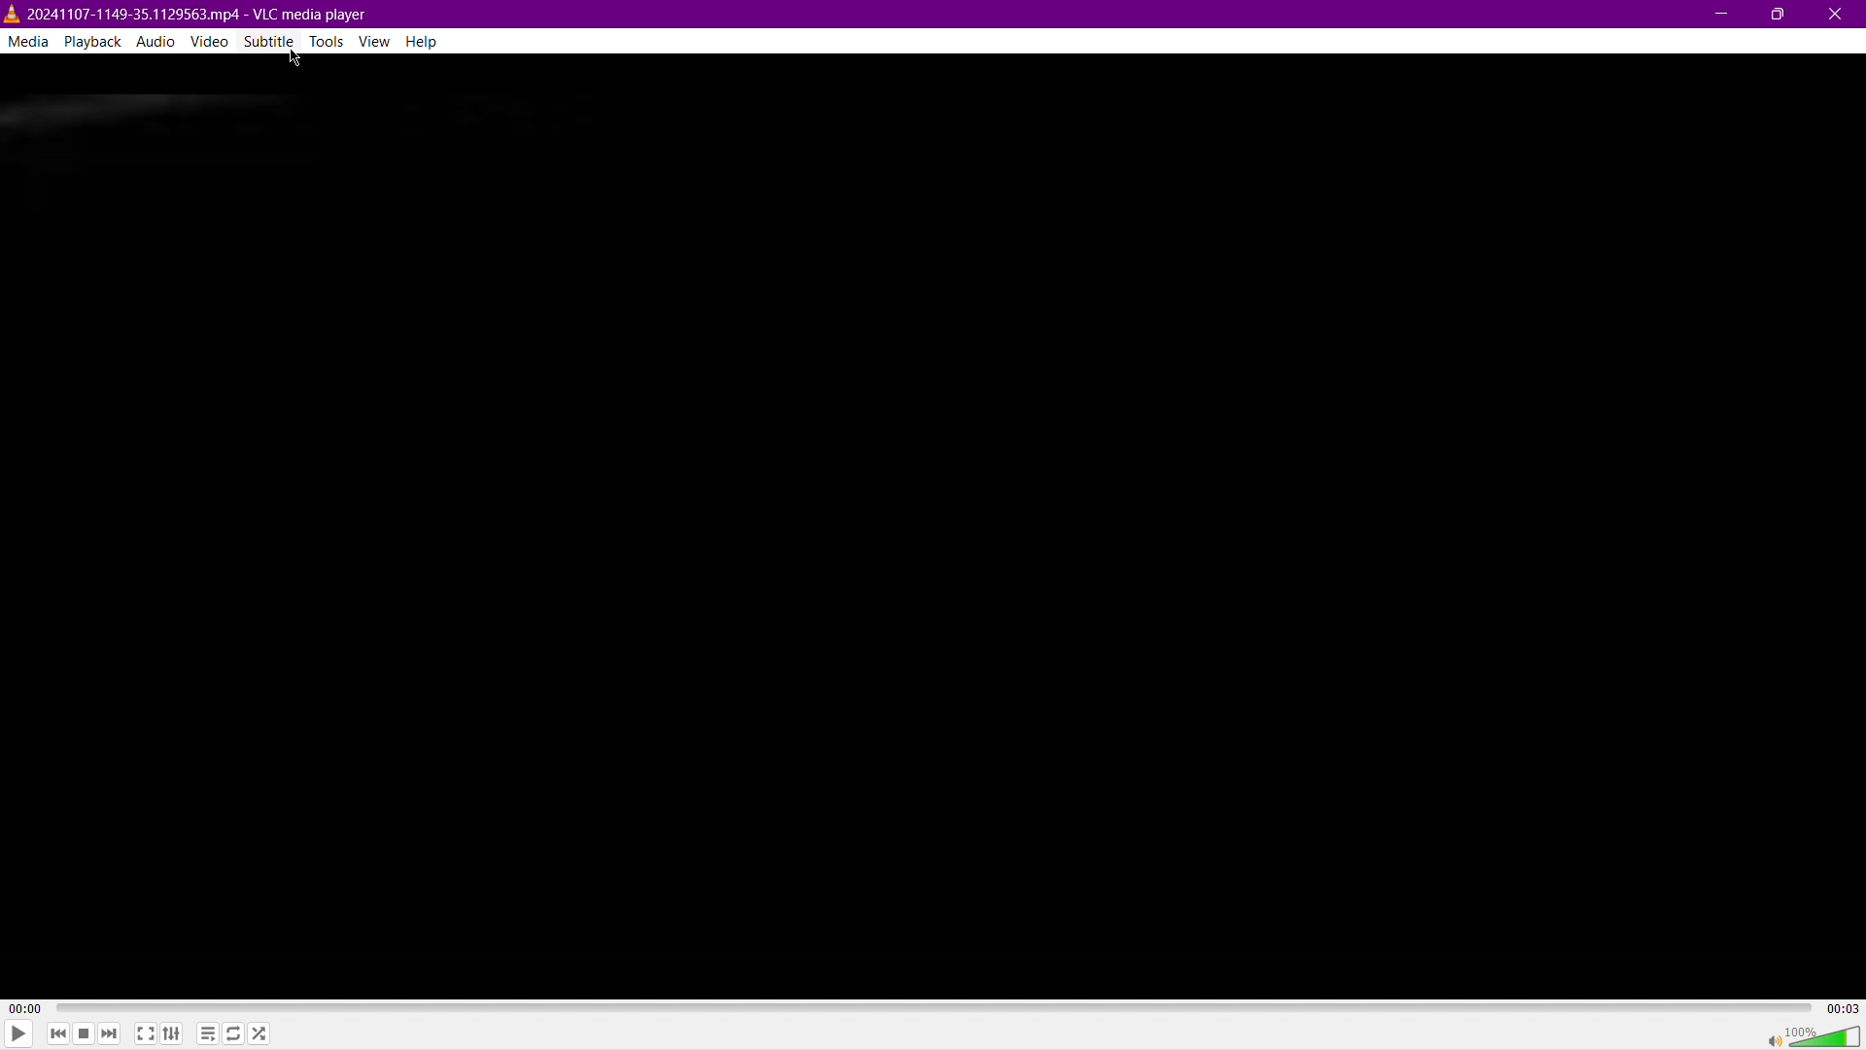  I want to click on 2024107-1149-35.1129563.mp4 - VLC media player, so click(187, 12).